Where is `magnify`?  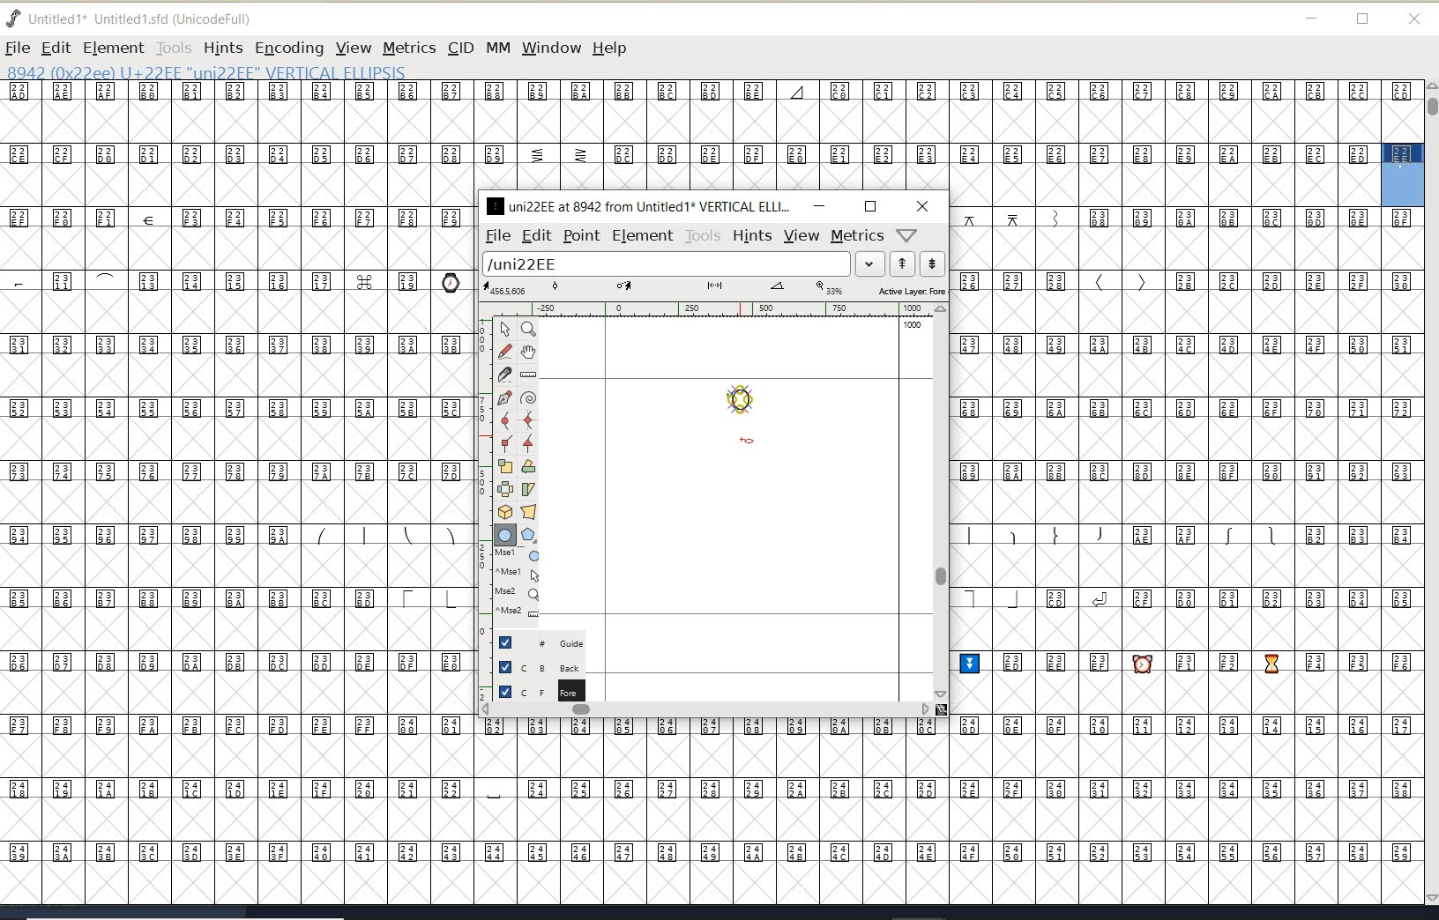
magnify is located at coordinates (528, 329).